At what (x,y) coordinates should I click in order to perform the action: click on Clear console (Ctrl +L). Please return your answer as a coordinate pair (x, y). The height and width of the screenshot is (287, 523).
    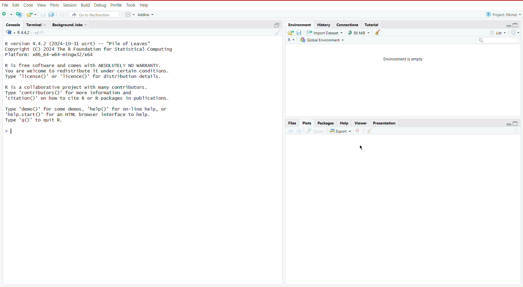
    Looking at the image, I should click on (379, 32).